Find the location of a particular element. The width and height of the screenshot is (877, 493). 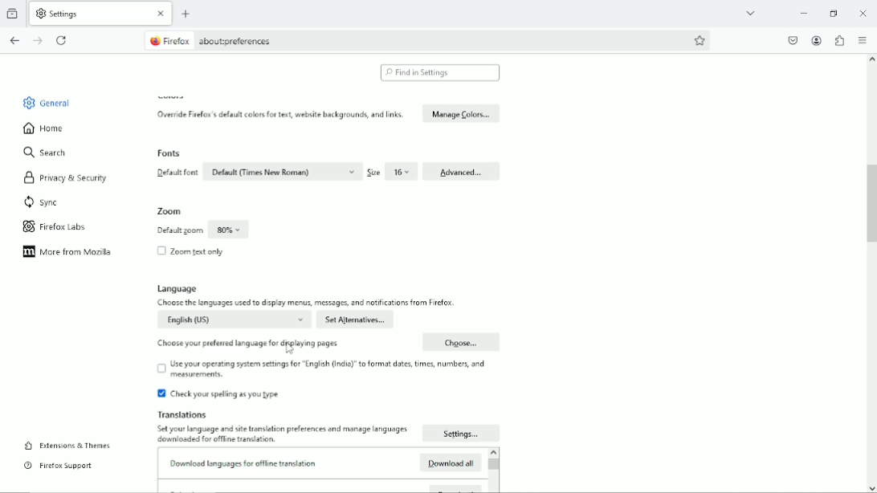

General is located at coordinates (56, 104).